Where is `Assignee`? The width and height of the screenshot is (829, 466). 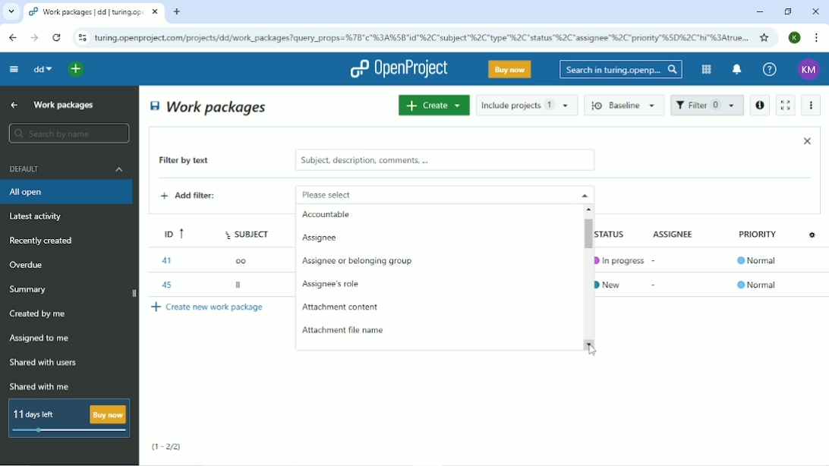 Assignee is located at coordinates (323, 238).